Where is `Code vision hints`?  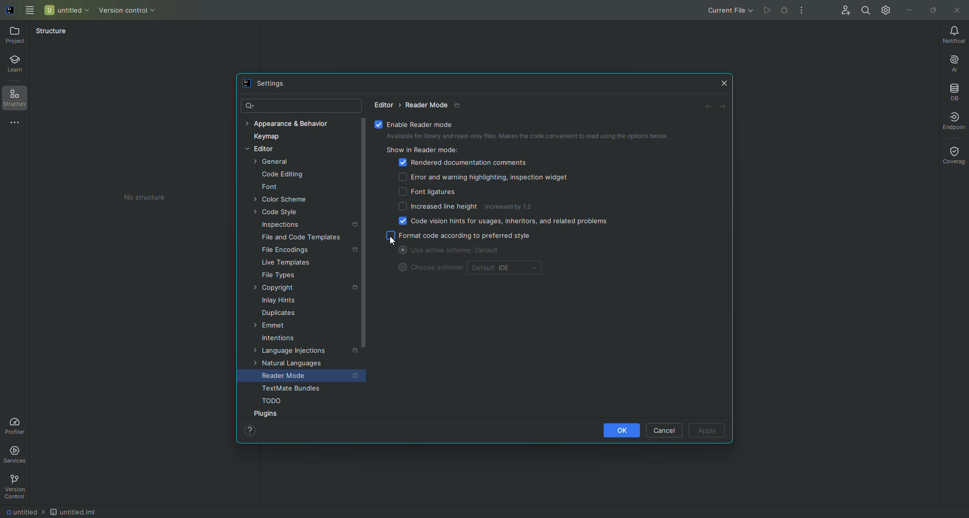 Code vision hints is located at coordinates (500, 223).